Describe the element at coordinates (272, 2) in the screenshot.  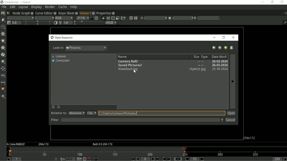
I see `Restore down` at that location.